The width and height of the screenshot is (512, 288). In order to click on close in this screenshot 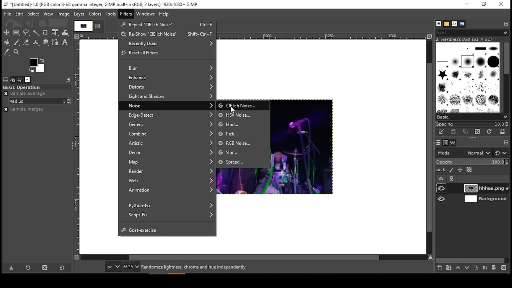, I will do `click(98, 26)`.